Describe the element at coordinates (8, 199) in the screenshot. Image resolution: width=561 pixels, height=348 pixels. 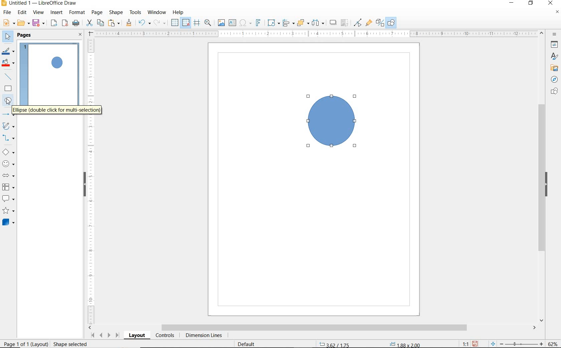
I see `CALLOUT SHAPES` at that location.